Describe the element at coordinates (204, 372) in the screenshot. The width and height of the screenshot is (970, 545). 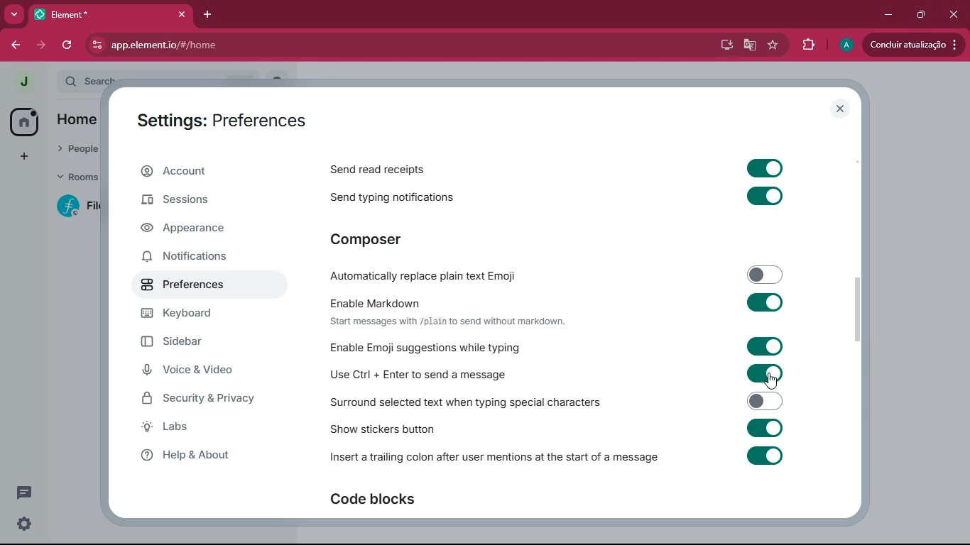
I see `voice` at that location.